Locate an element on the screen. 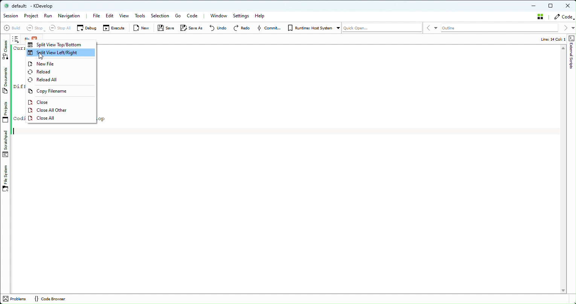  Close all is located at coordinates (61, 119).